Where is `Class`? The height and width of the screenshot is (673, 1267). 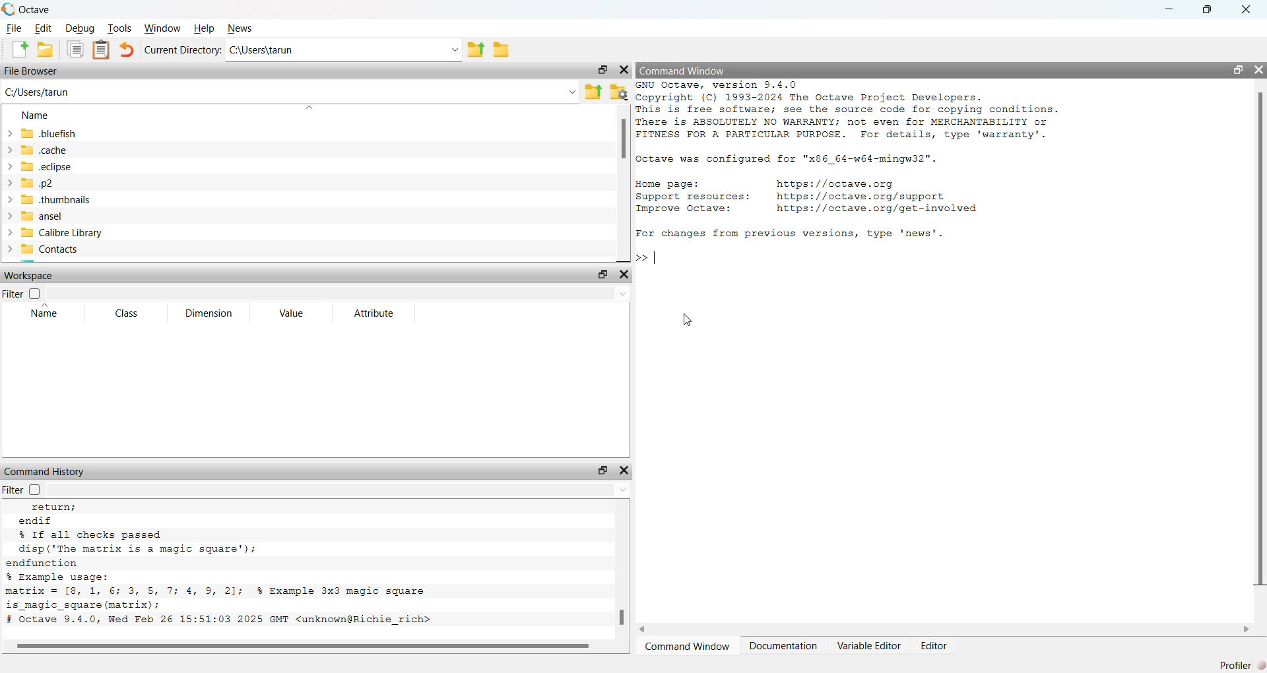
Class is located at coordinates (127, 313).